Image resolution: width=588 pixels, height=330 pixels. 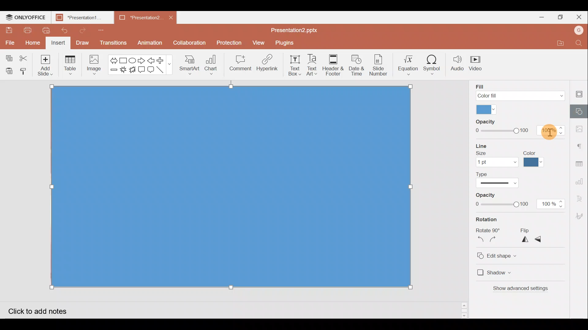 I want to click on Protection, so click(x=228, y=42).